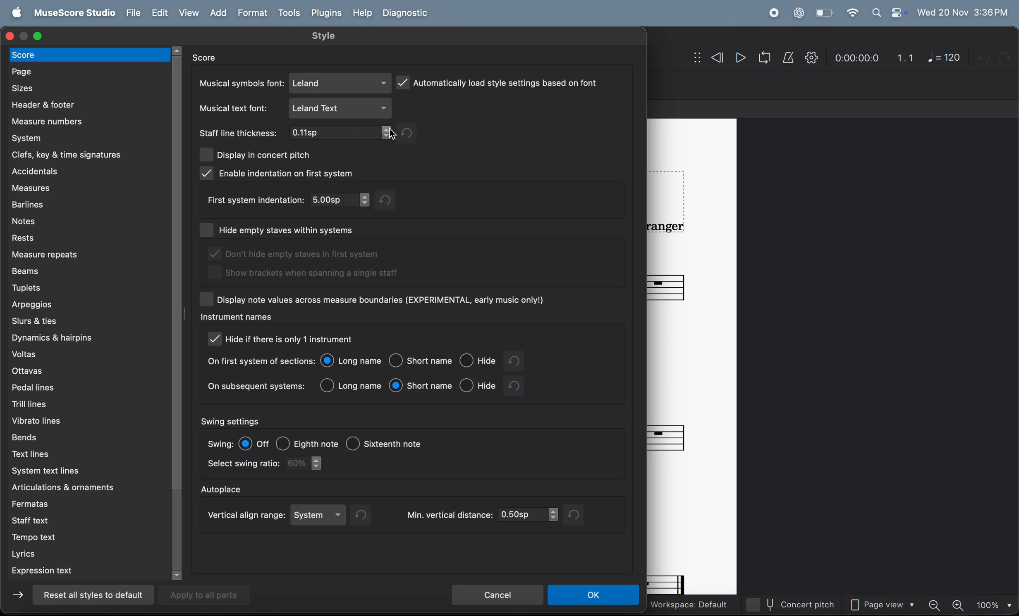 This screenshot has height=616, width=1019. Describe the element at coordinates (889, 13) in the screenshot. I see `apple widgets` at that location.